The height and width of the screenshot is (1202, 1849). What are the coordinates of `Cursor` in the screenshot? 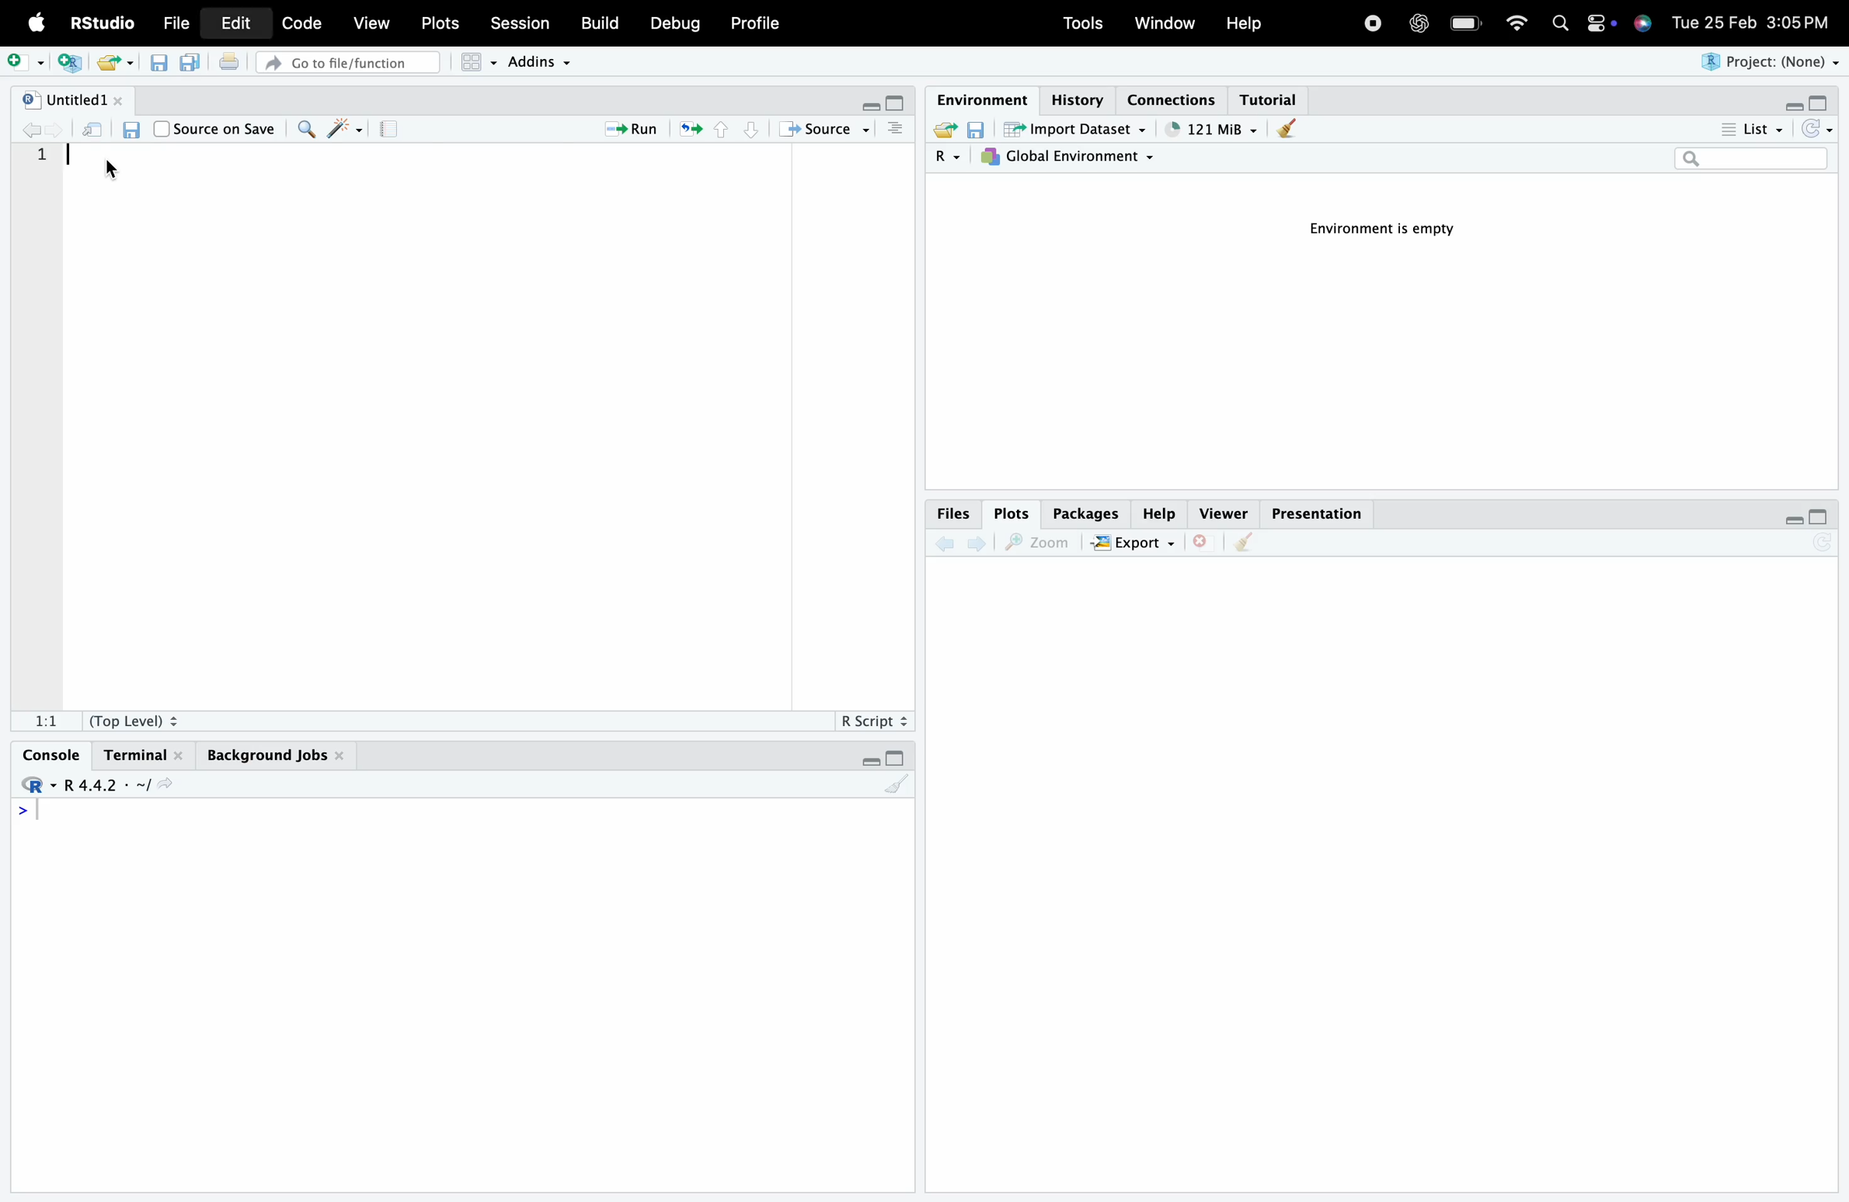 It's located at (112, 170).